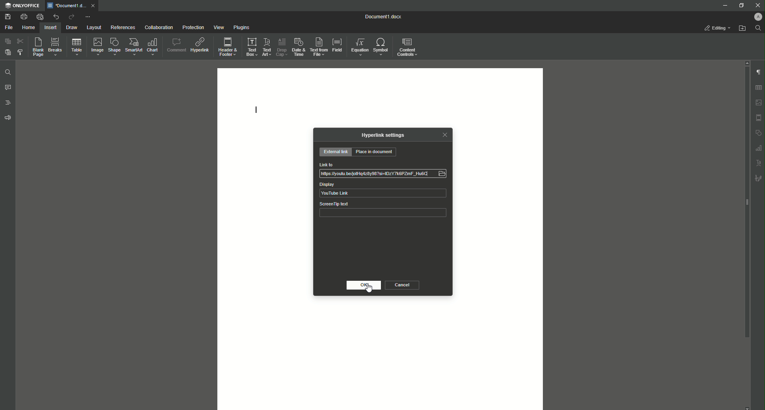 This screenshot has width=765, height=410. Describe the element at coordinates (409, 47) in the screenshot. I see `Content Controls` at that location.